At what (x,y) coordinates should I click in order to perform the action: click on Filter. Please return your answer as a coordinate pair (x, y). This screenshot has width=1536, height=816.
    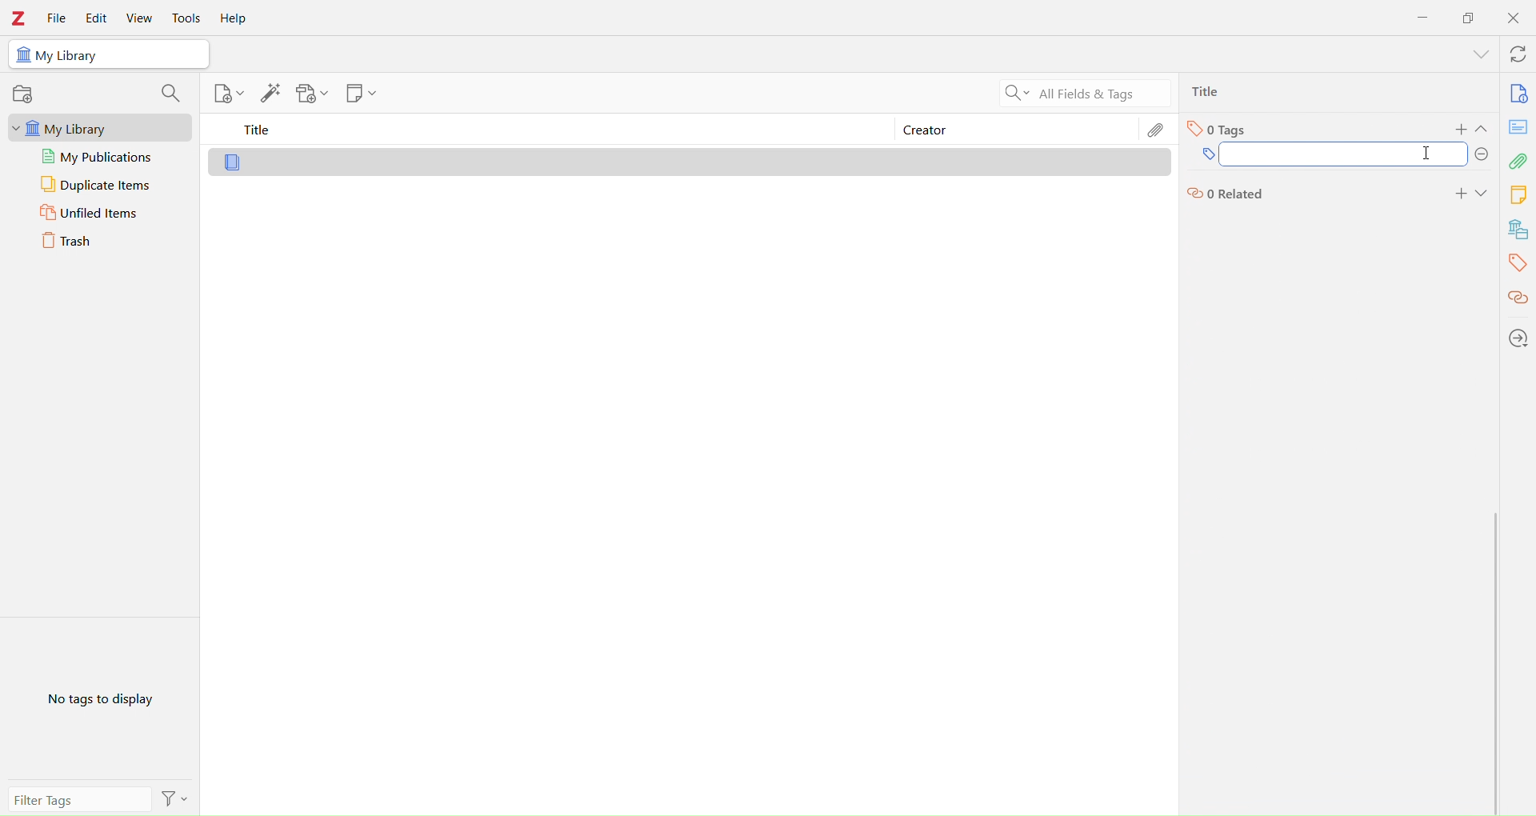
    Looking at the image, I should click on (176, 798).